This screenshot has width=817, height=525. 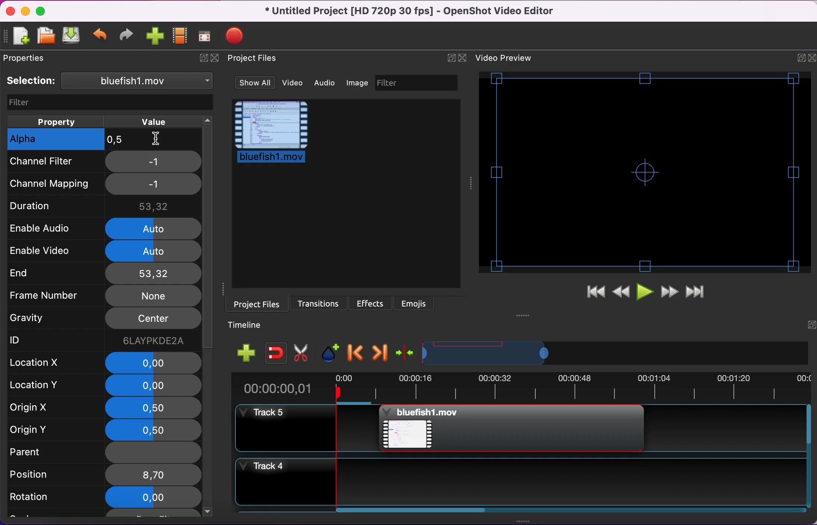 I want to click on value, so click(x=162, y=121).